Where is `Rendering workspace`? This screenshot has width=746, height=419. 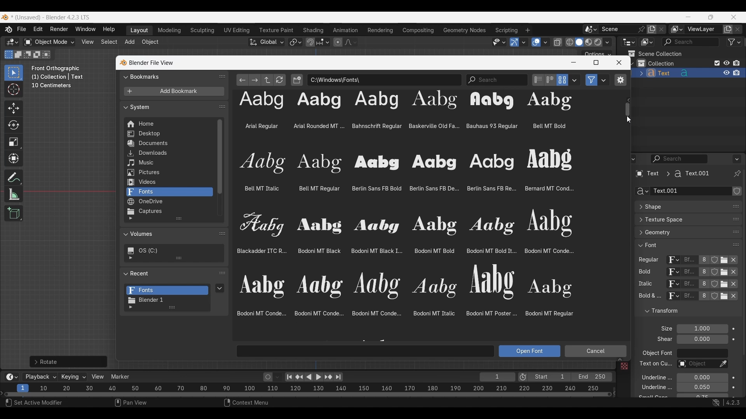
Rendering workspace is located at coordinates (380, 30).